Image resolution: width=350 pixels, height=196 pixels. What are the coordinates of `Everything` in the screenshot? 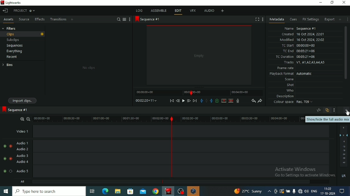 It's located at (14, 51).